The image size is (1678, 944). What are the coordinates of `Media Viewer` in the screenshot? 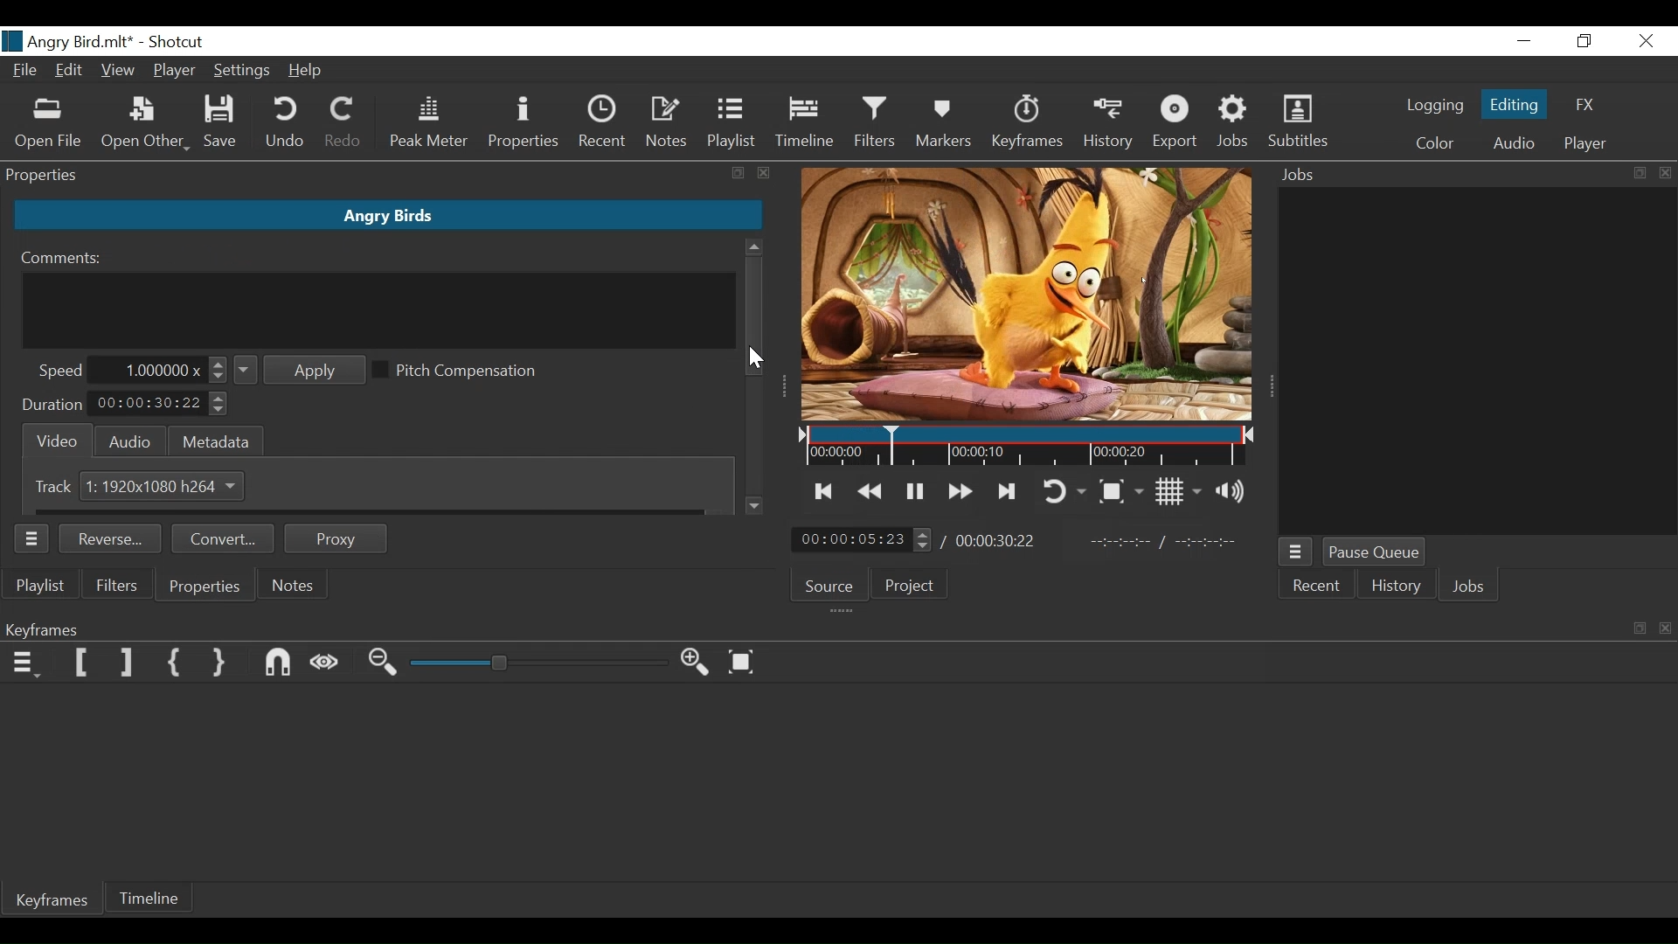 It's located at (1029, 295).